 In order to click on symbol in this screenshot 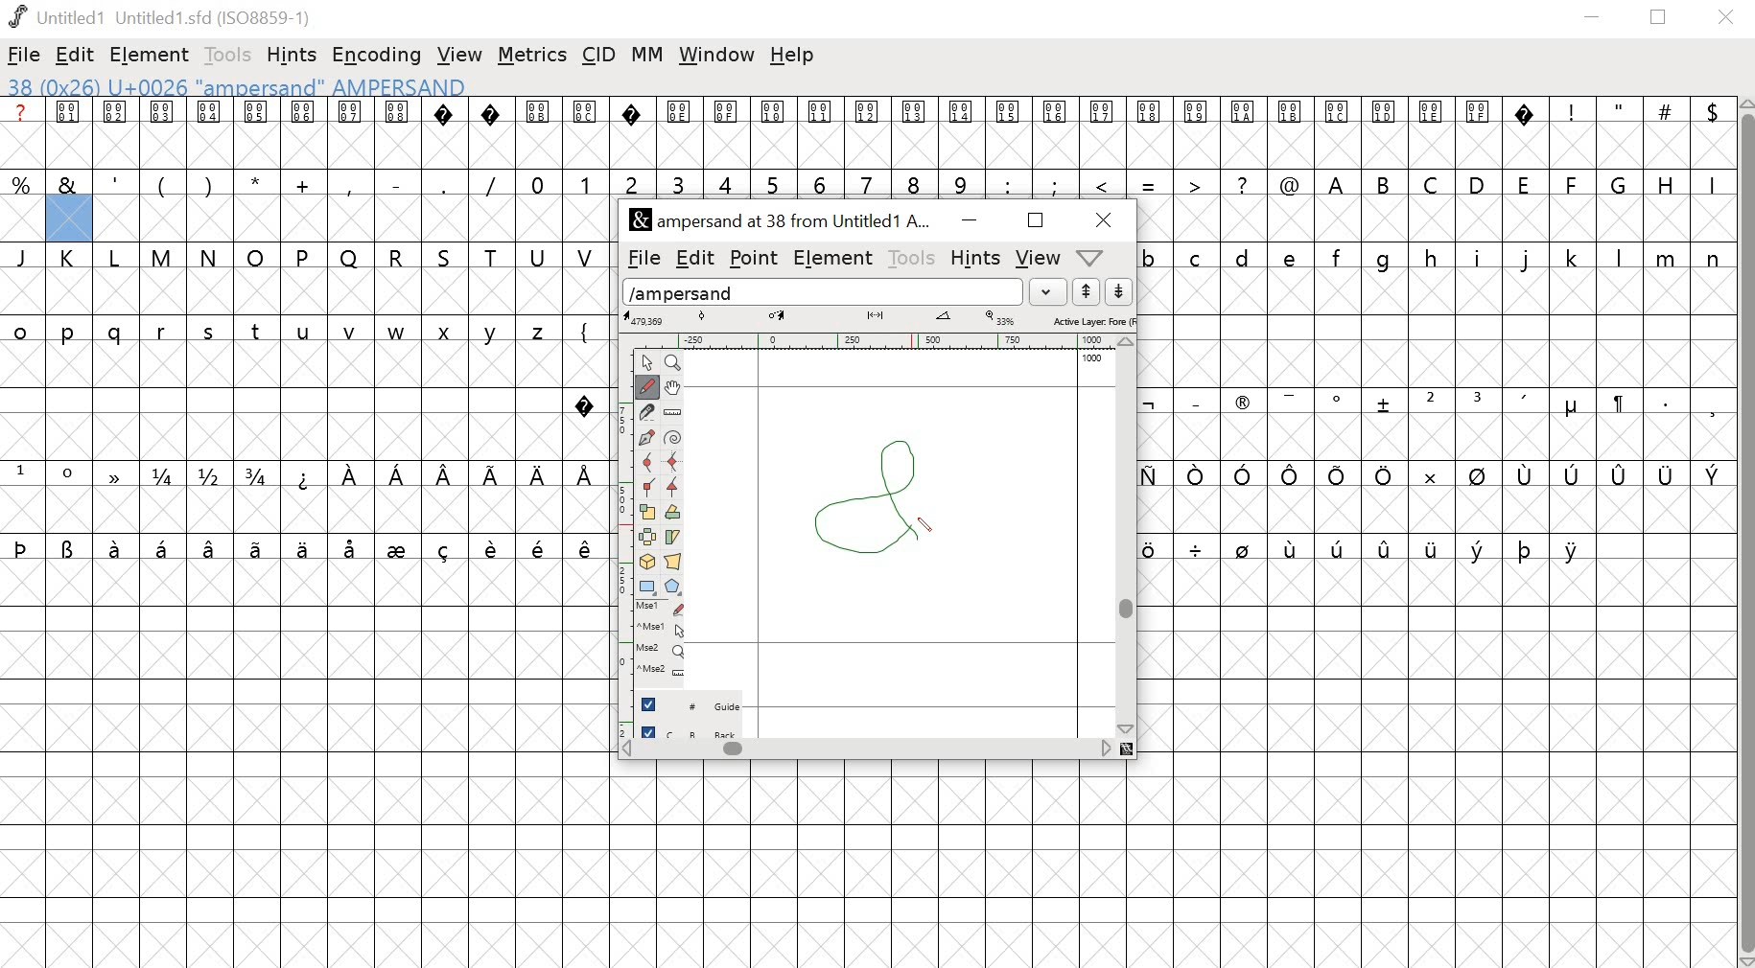, I will do `click(211, 547)`.